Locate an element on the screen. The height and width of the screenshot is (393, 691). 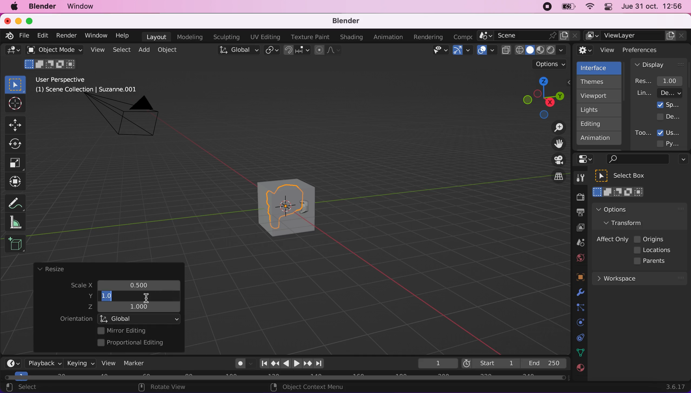
annotate is located at coordinates (18, 202).